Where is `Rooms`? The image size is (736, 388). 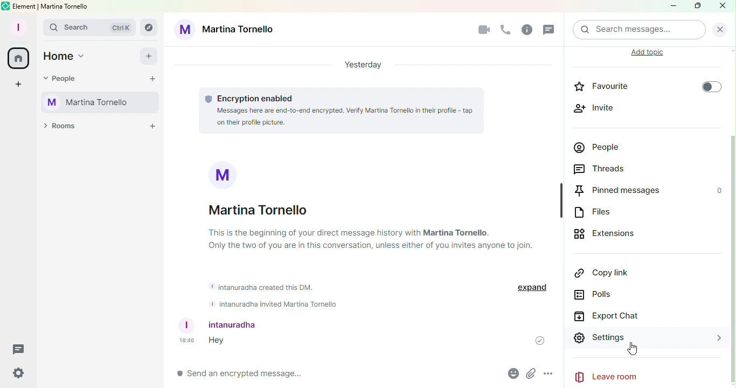
Rooms is located at coordinates (58, 127).